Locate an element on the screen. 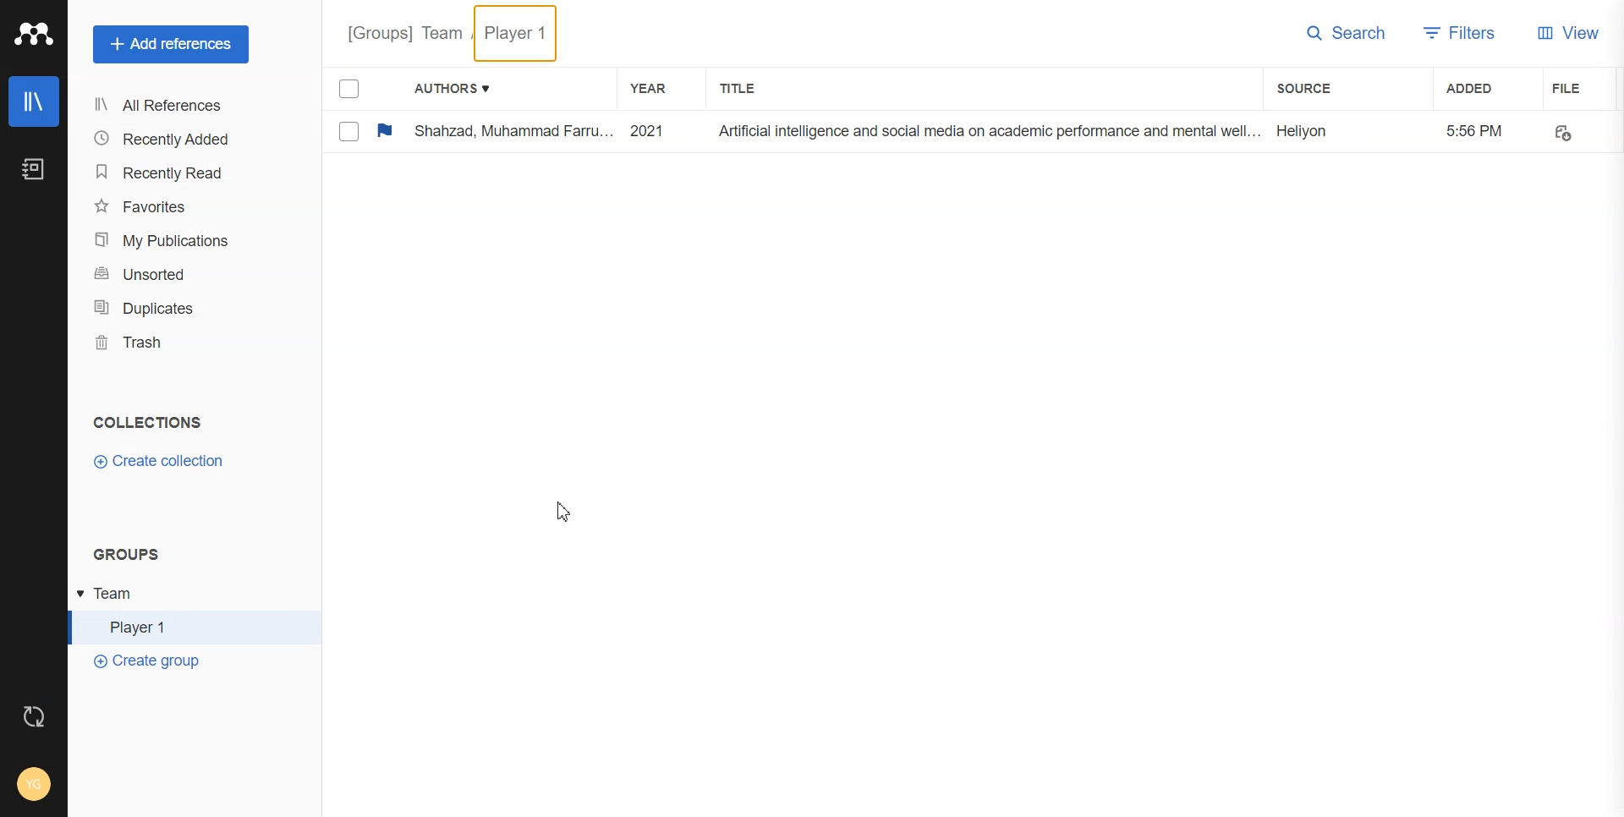 The width and height of the screenshot is (1624, 817). Recently Added is located at coordinates (171, 140).